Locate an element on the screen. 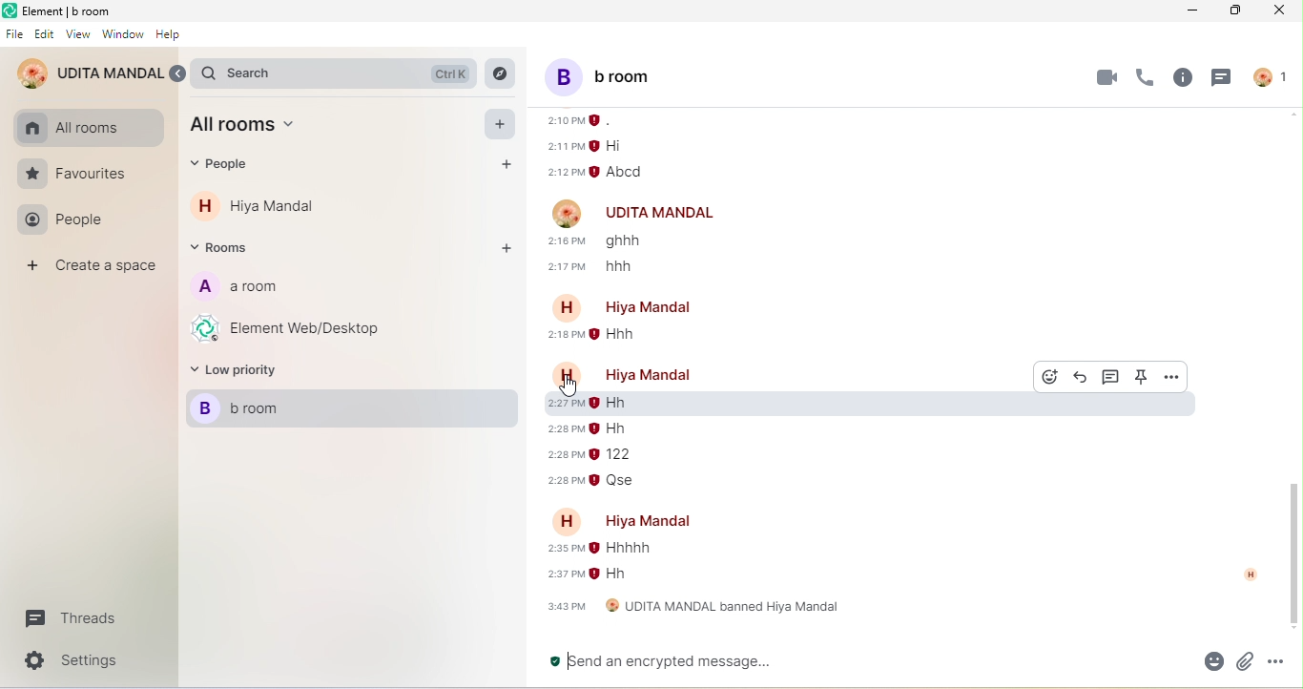 This screenshot has height=689, width=1303. voice call is located at coordinates (1145, 78).